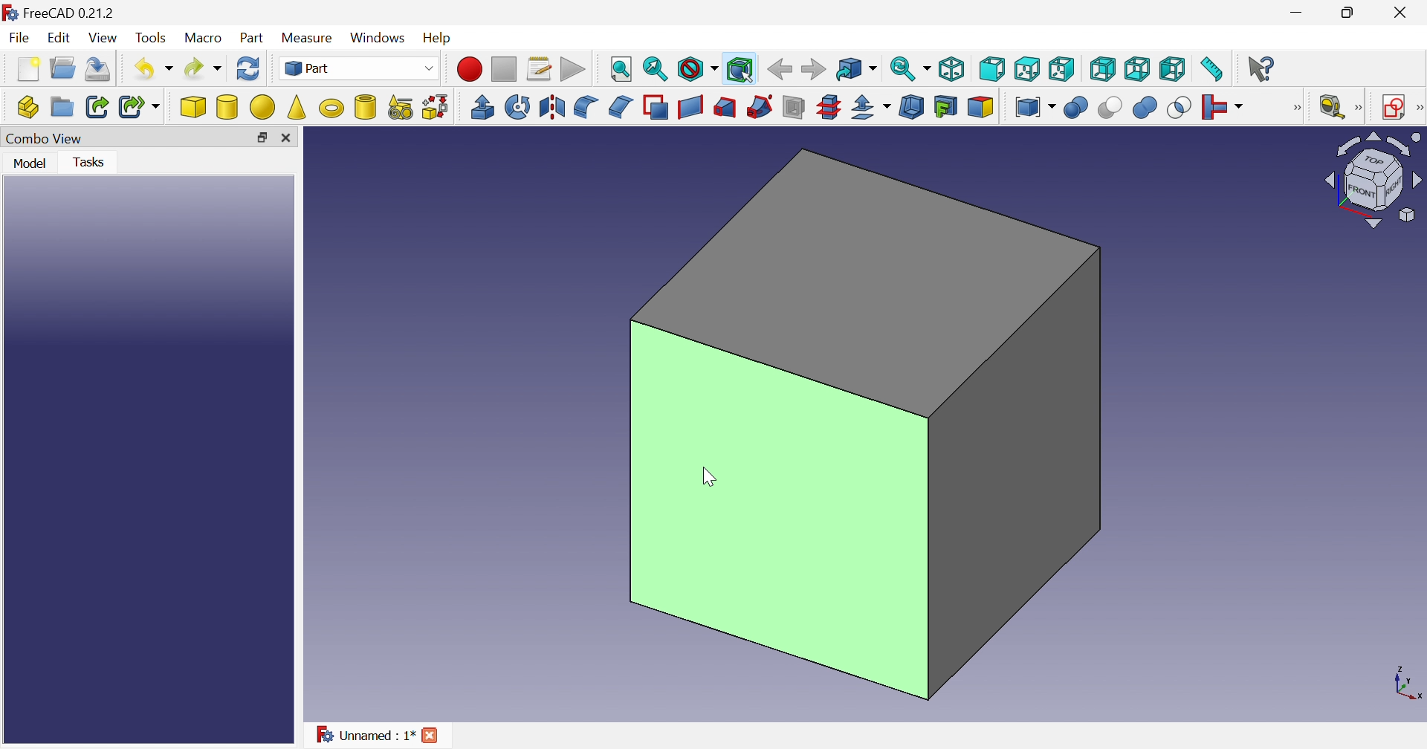 The height and width of the screenshot is (749, 1427). I want to click on Minimize, so click(1300, 13).